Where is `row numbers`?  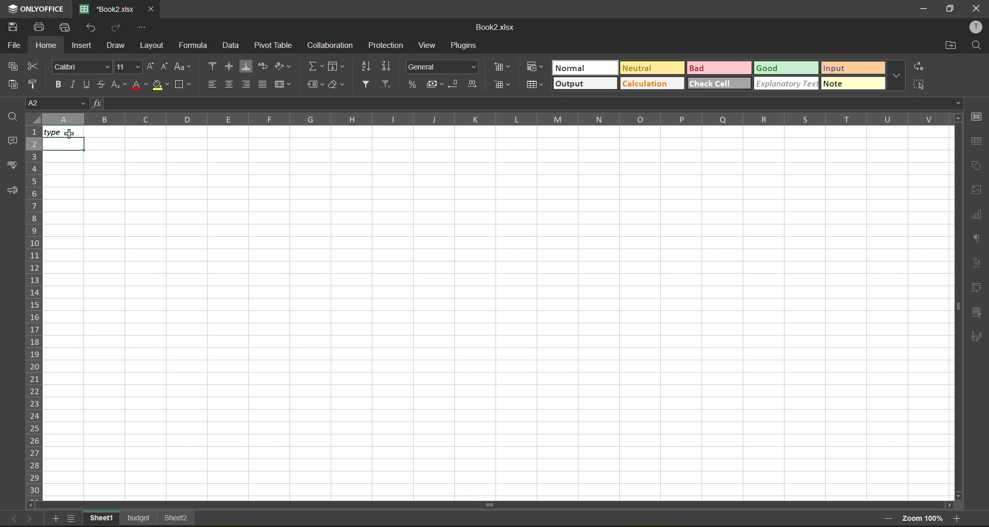
row numbers is located at coordinates (33, 312).